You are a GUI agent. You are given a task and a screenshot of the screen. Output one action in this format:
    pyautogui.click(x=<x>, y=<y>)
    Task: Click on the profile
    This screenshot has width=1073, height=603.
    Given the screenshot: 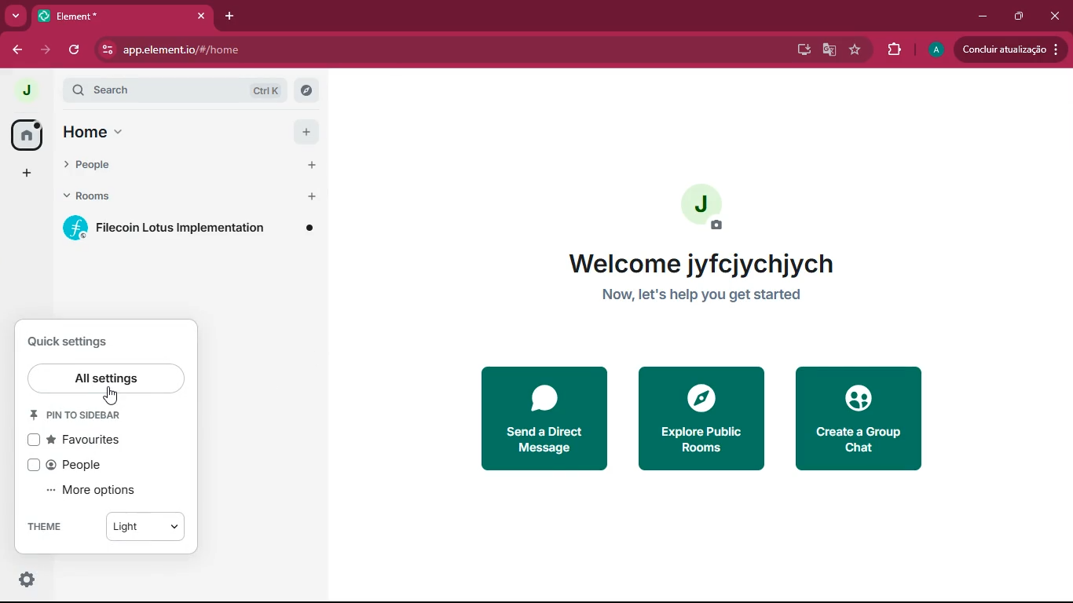 What is the action you would take?
    pyautogui.click(x=27, y=90)
    